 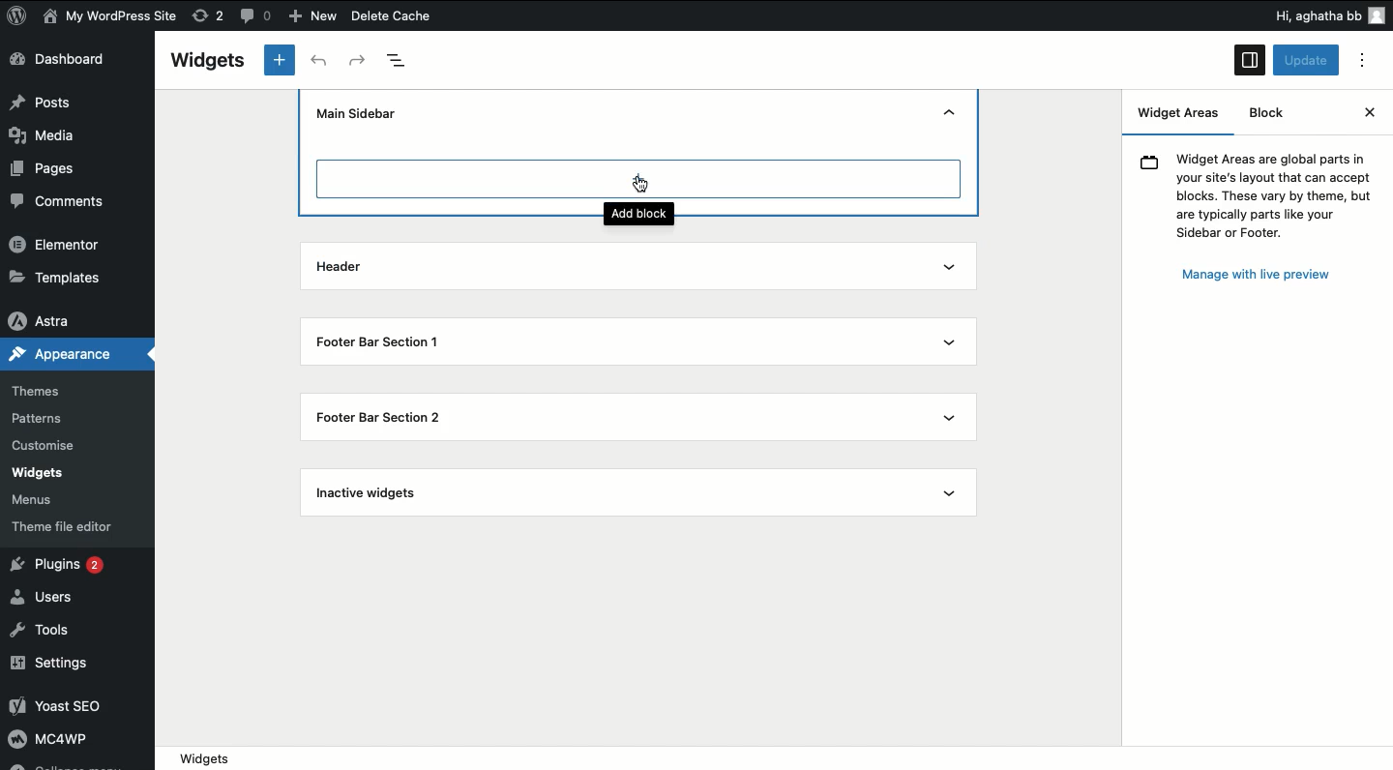 What do you see at coordinates (427, 14) in the screenshot?
I see `Delete Cache` at bounding box center [427, 14].